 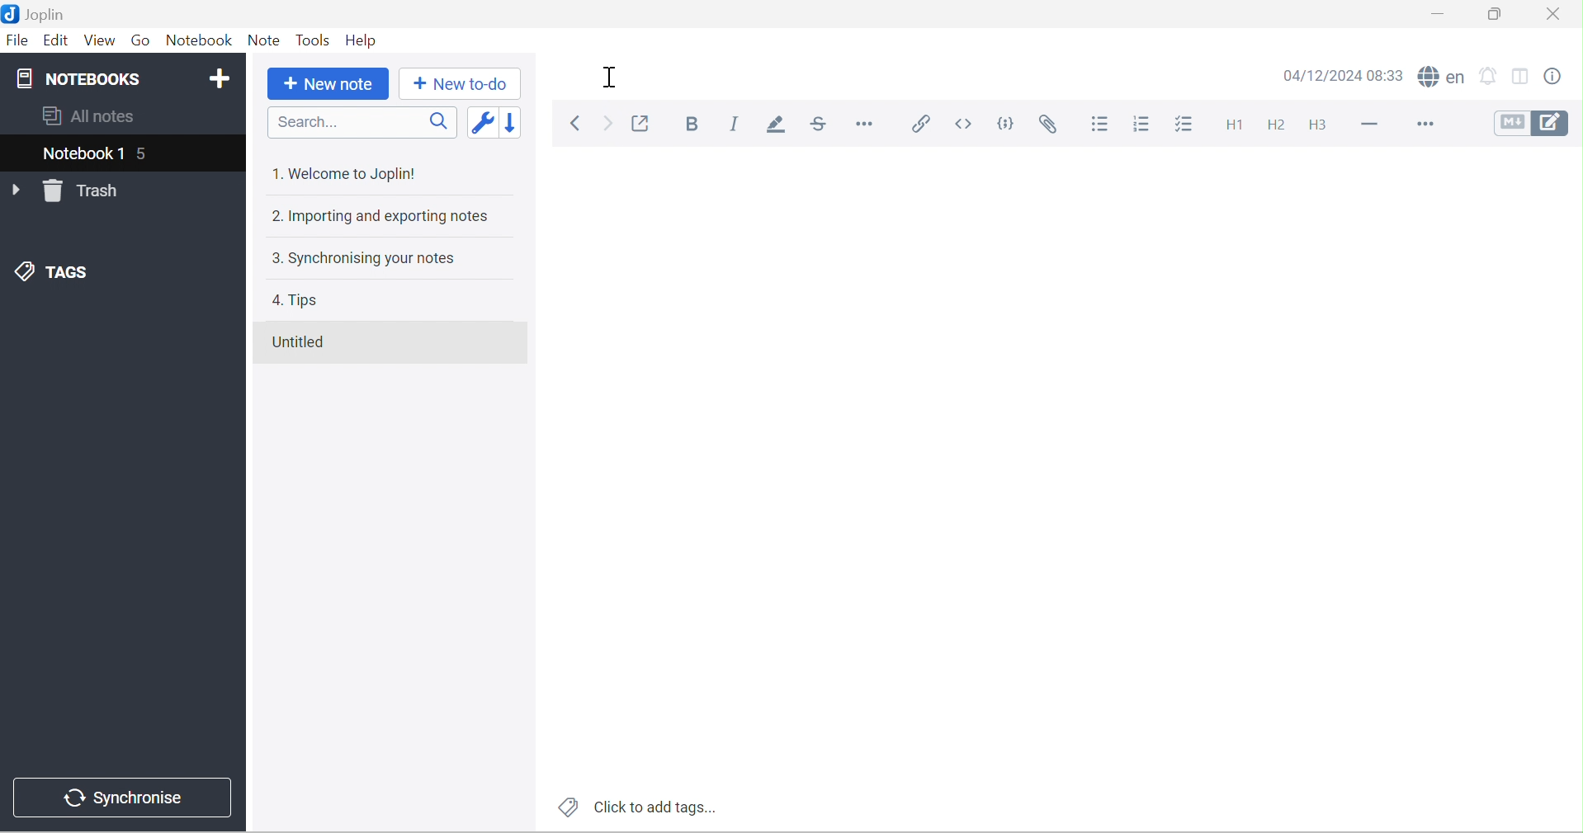 What do you see at coordinates (465, 84) in the screenshot?
I see `New to-do` at bounding box center [465, 84].